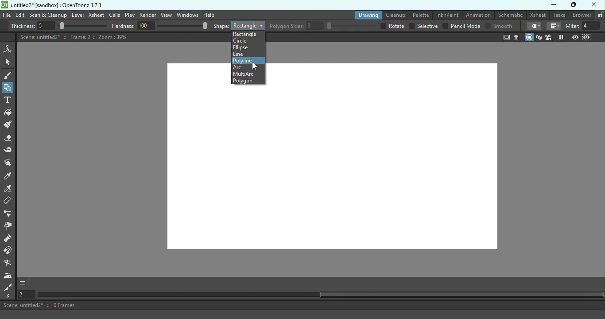  Describe the element at coordinates (239, 54) in the screenshot. I see `Line` at that location.